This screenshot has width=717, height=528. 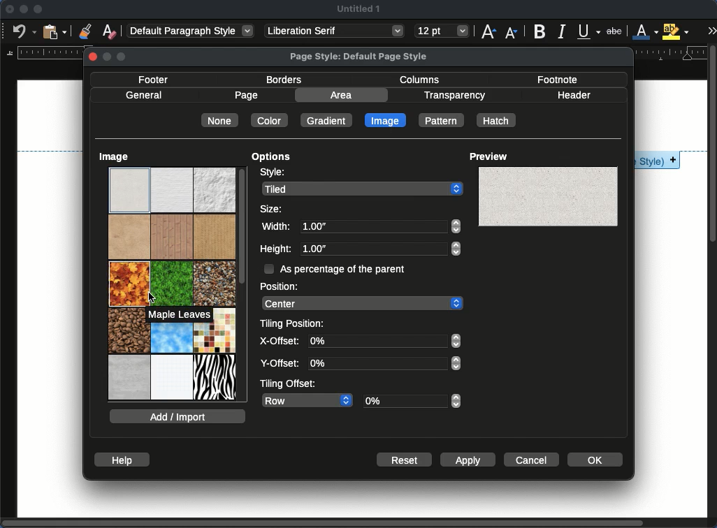 I want to click on height:, so click(x=275, y=249).